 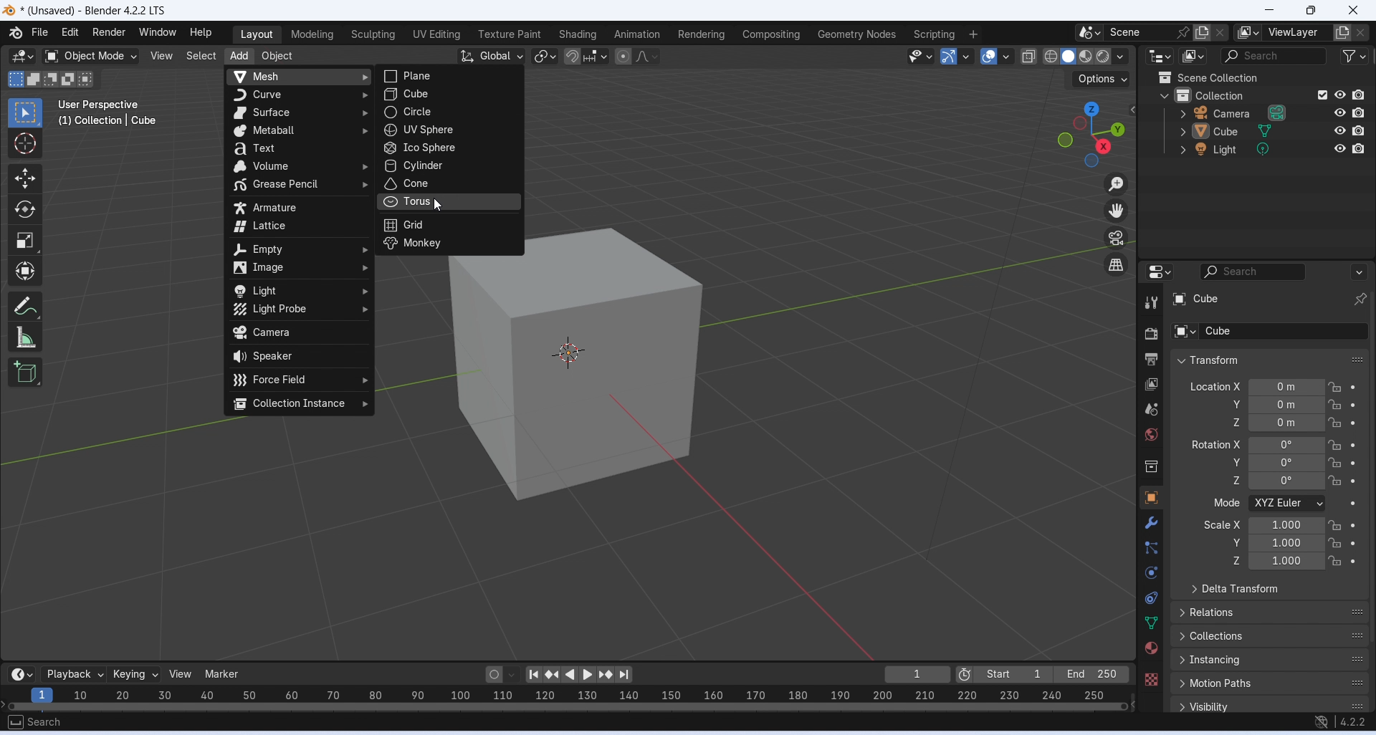 I want to click on Global, so click(x=492, y=56).